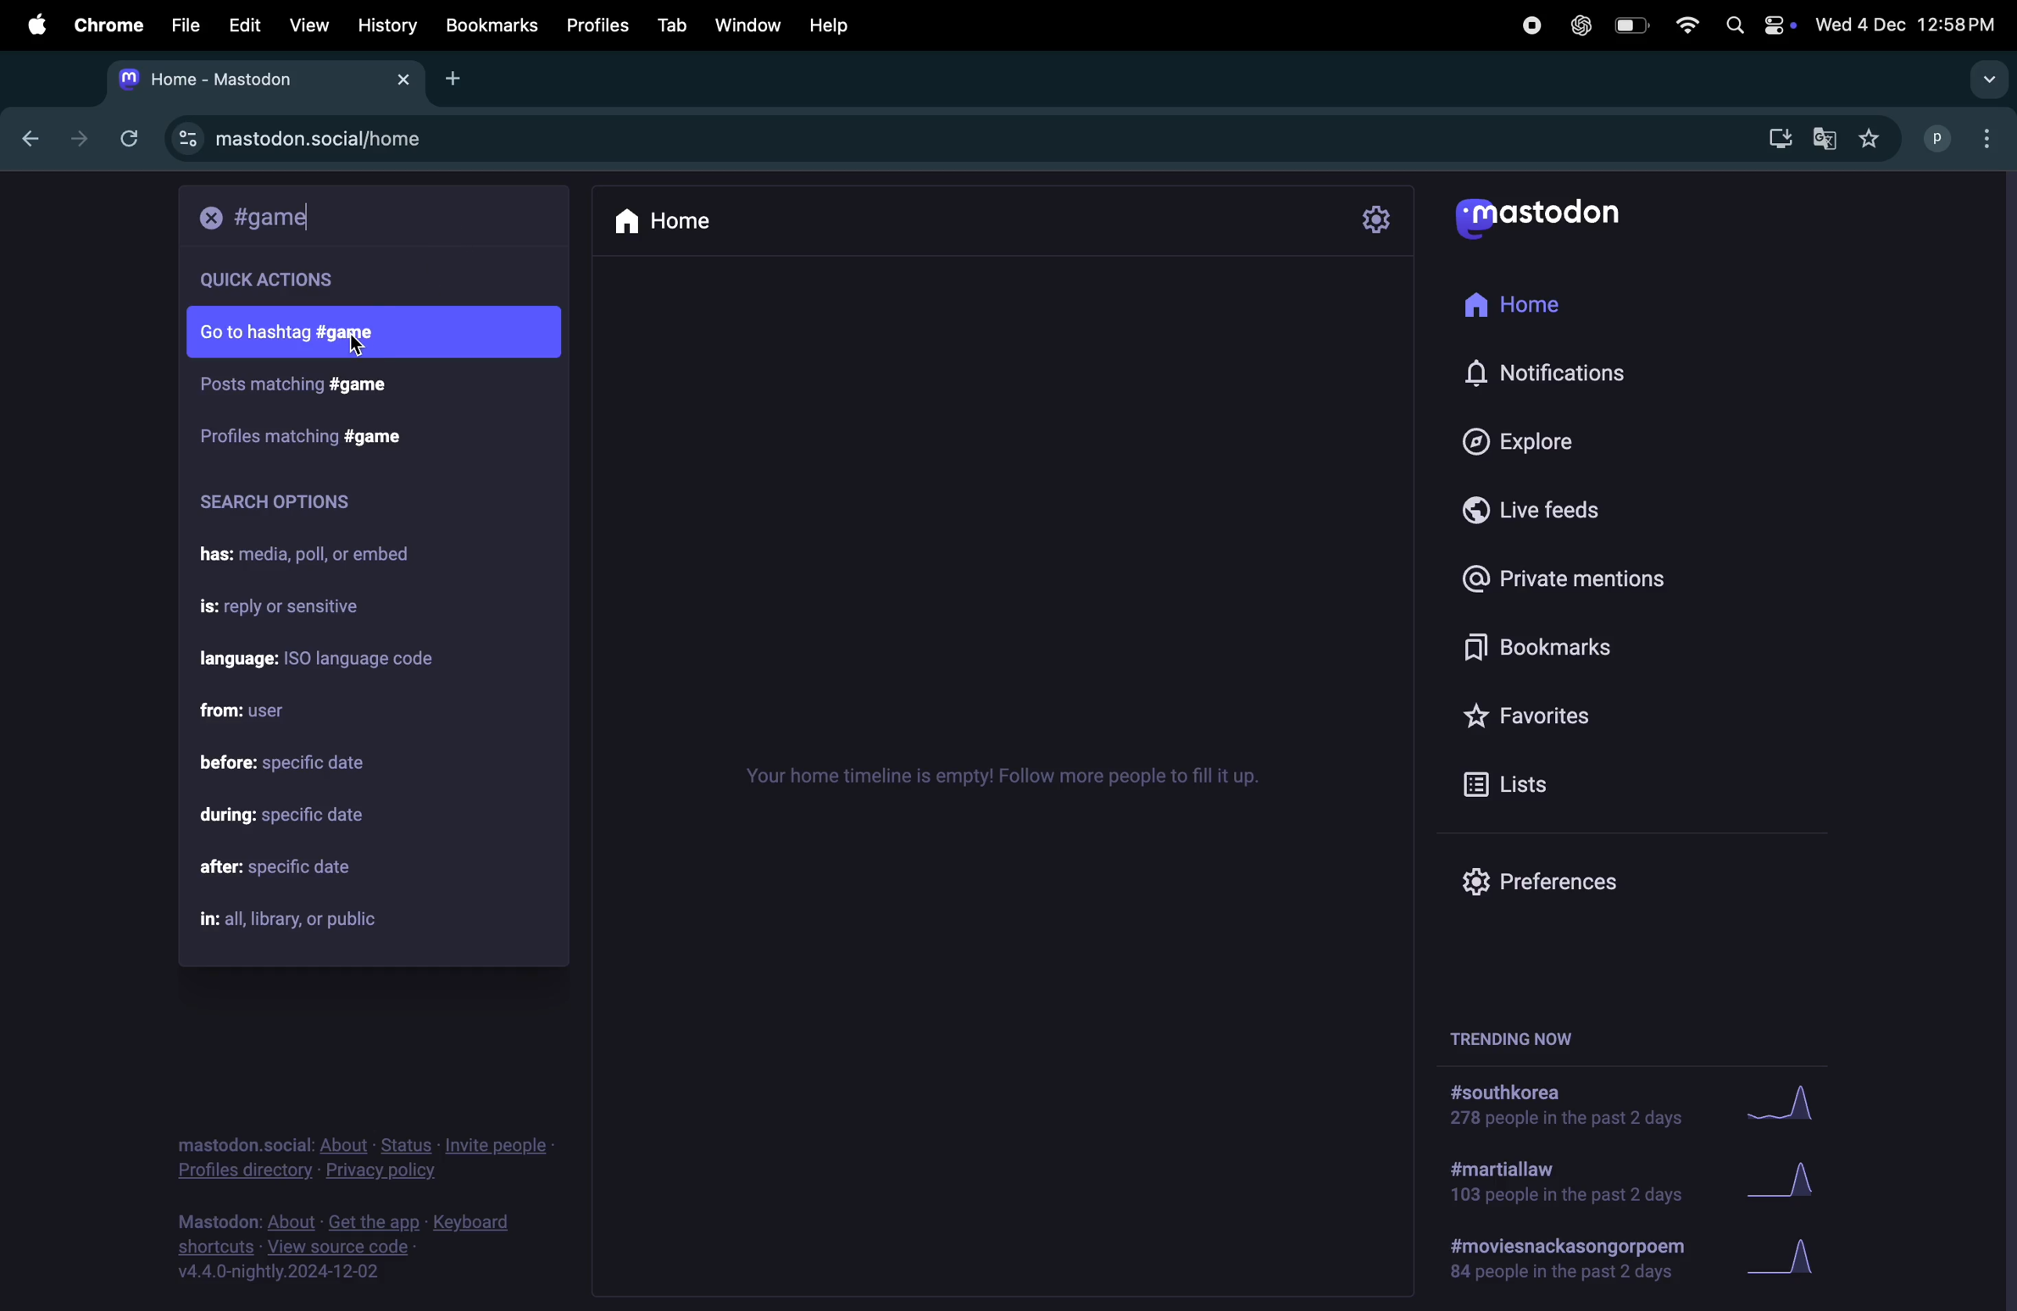 This screenshot has height=1311, width=2017. What do you see at coordinates (1981, 76) in the screenshot?
I see `drop down menu` at bounding box center [1981, 76].